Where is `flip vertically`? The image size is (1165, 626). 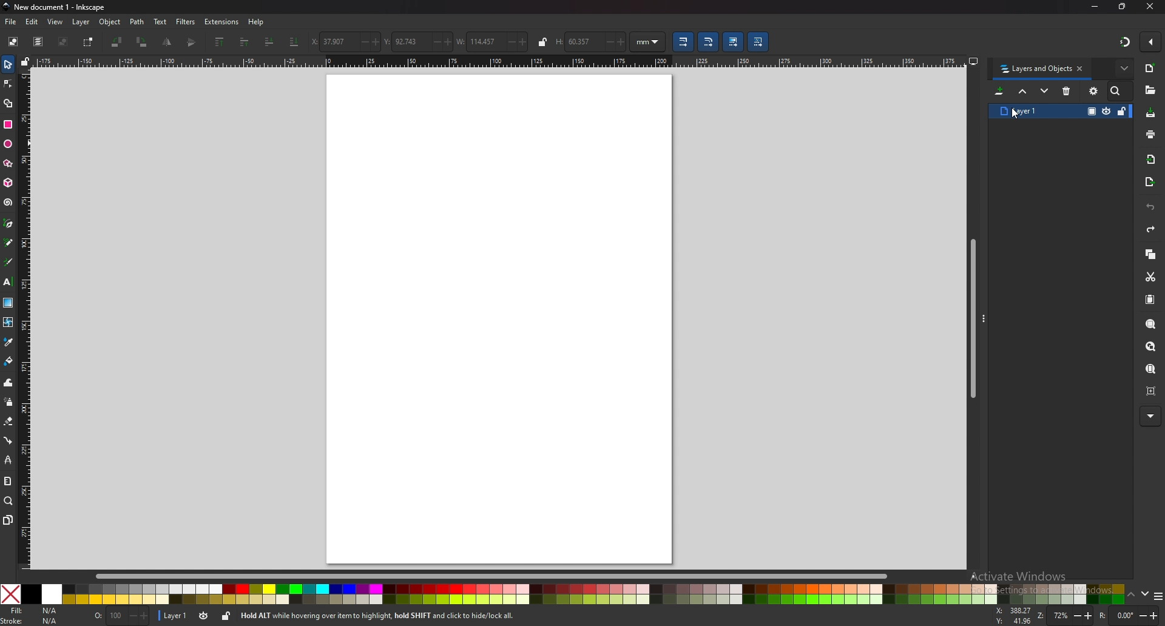 flip vertically is located at coordinates (168, 42).